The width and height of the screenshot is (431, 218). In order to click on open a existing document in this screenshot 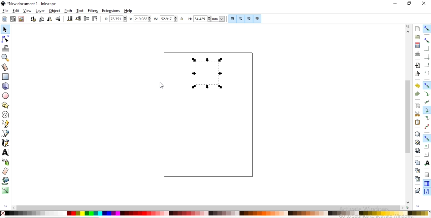, I will do `click(418, 37)`.